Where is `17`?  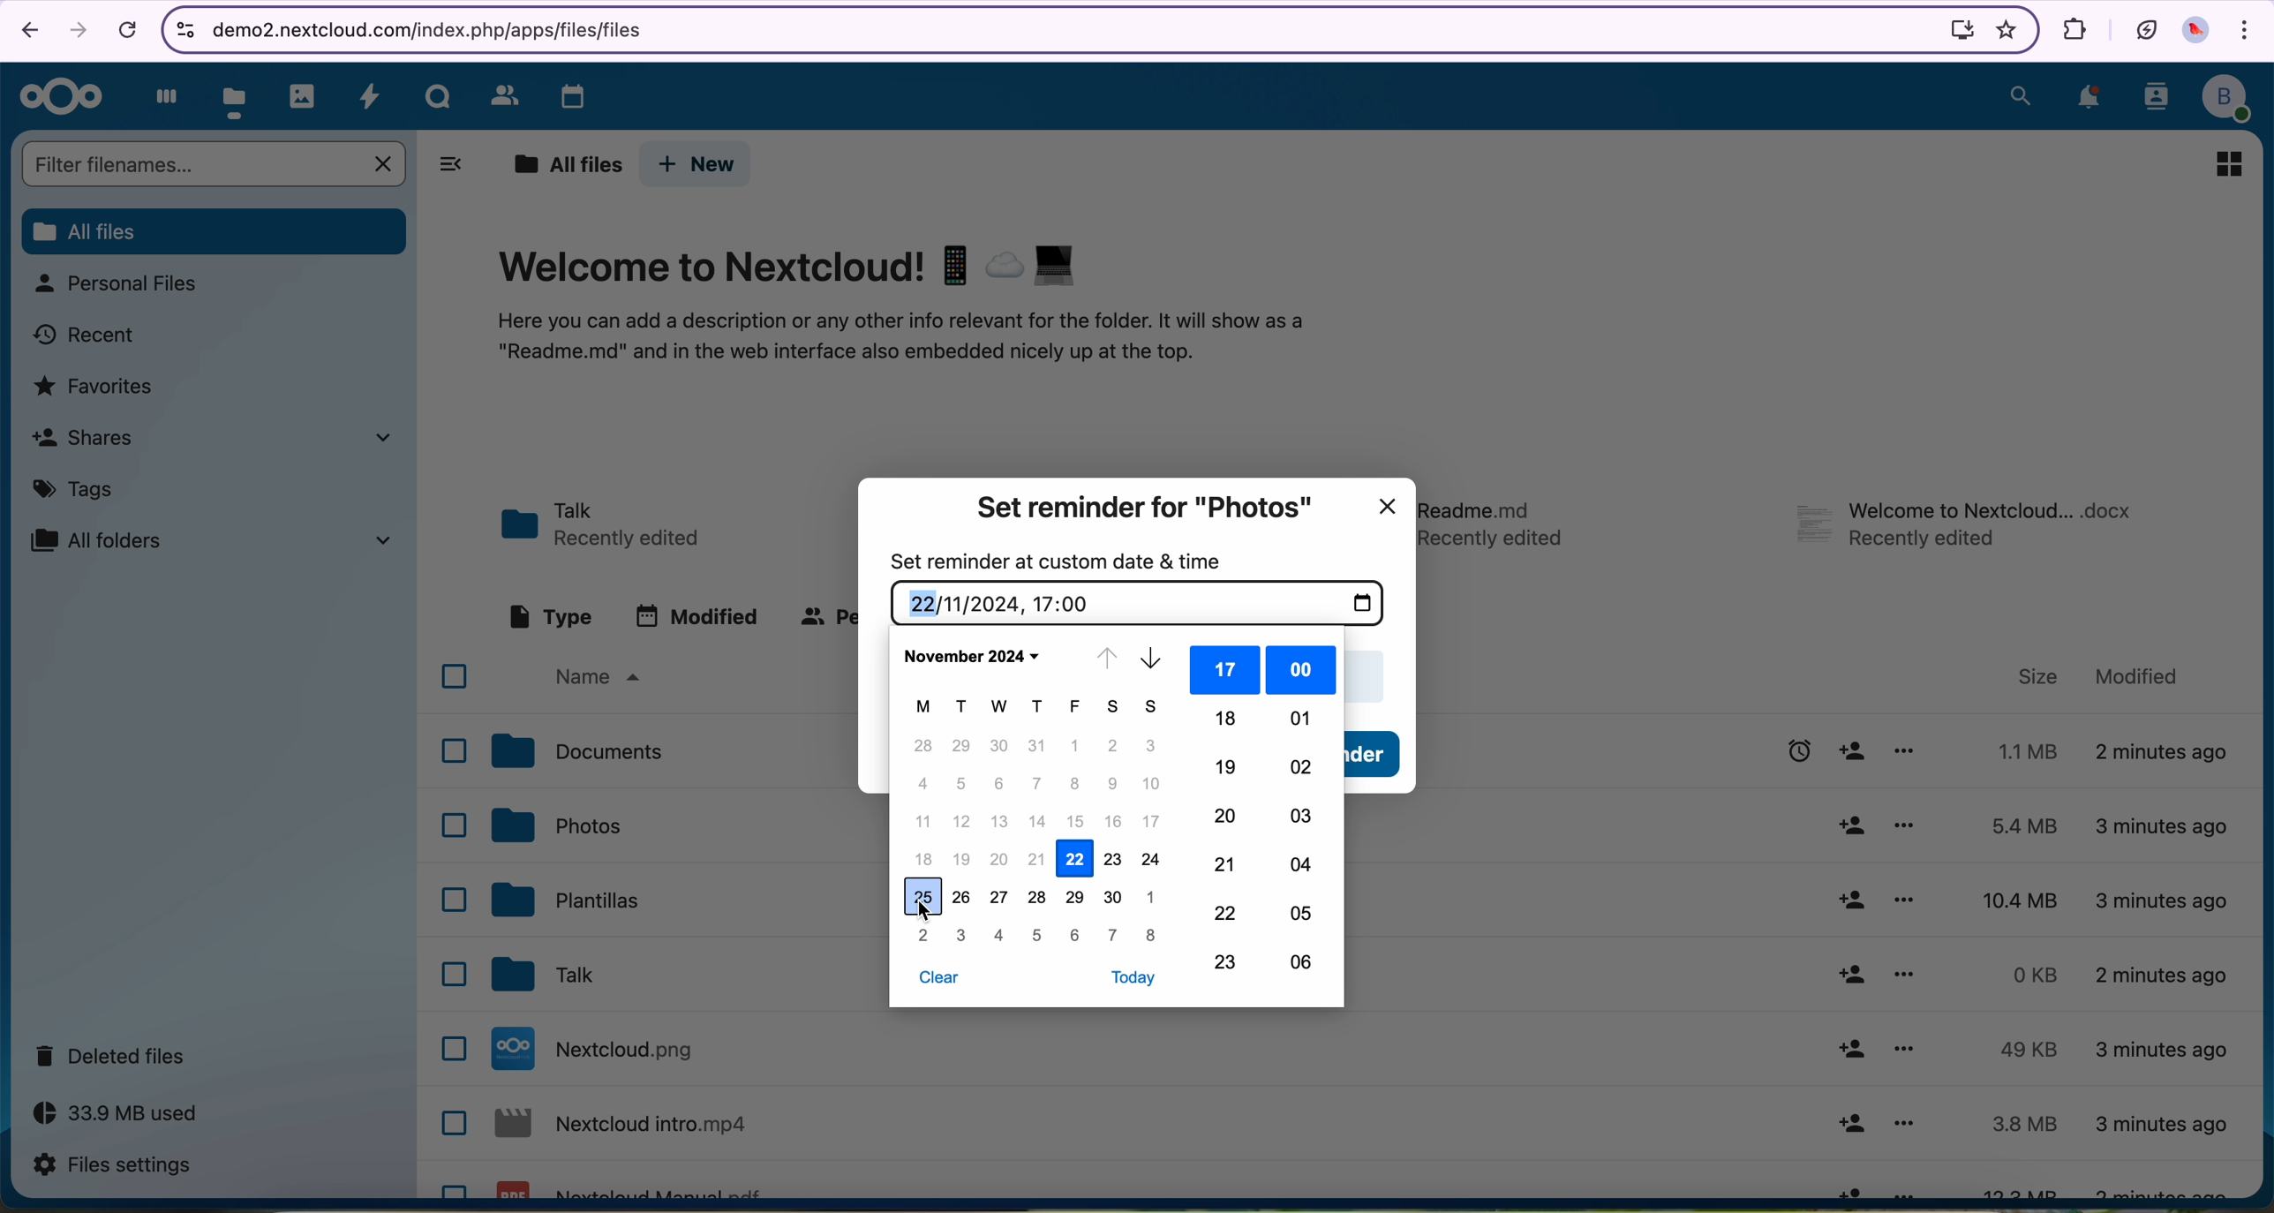 17 is located at coordinates (1228, 670).